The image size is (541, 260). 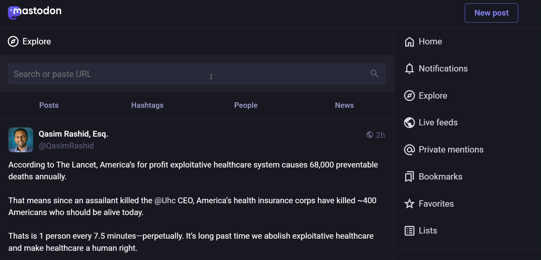 What do you see at coordinates (443, 149) in the screenshot?
I see `private mention` at bounding box center [443, 149].